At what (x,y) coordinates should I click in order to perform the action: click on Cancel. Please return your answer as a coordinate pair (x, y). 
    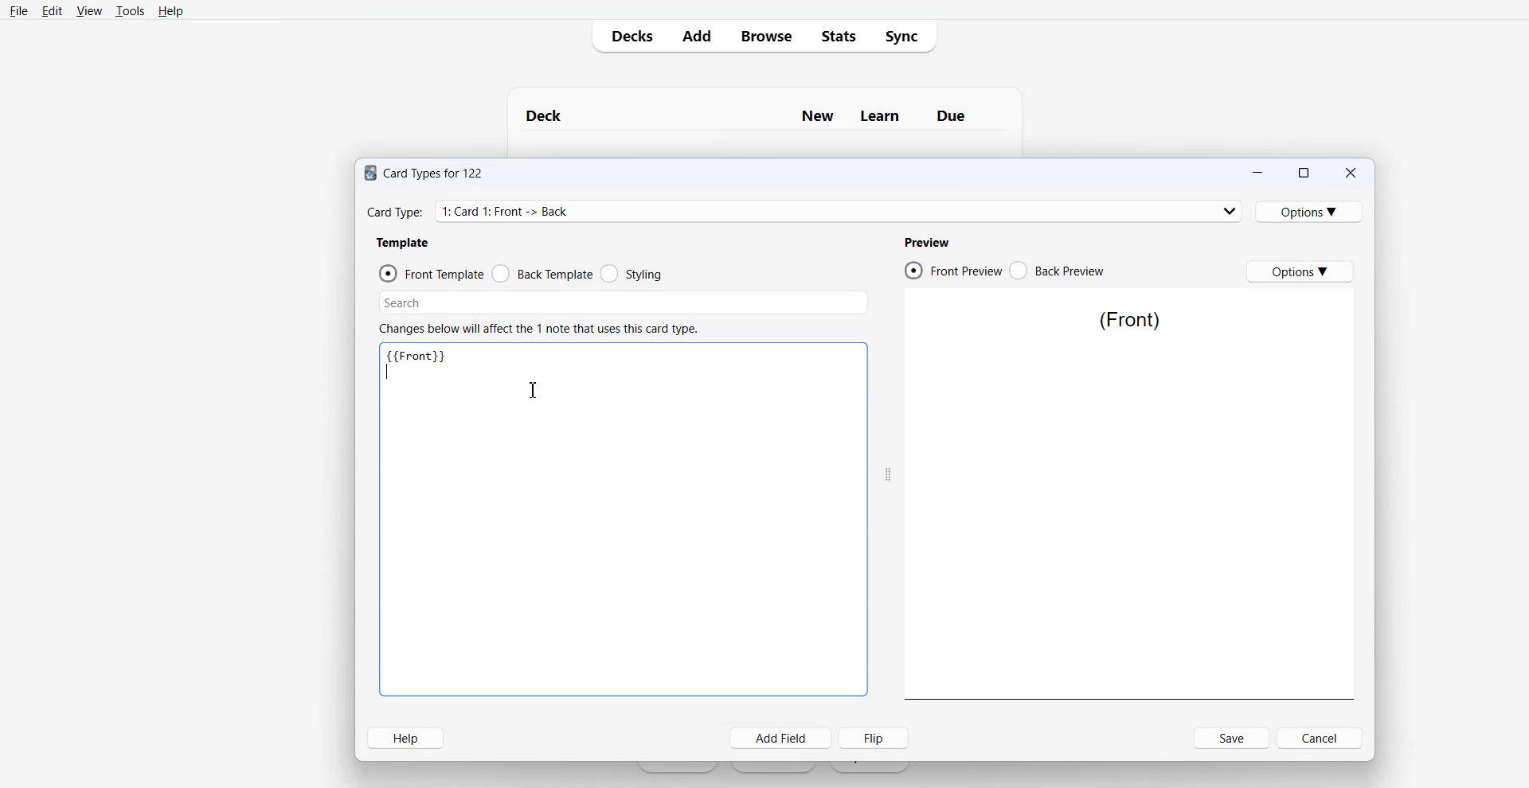
    Looking at the image, I should click on (1320, 738).